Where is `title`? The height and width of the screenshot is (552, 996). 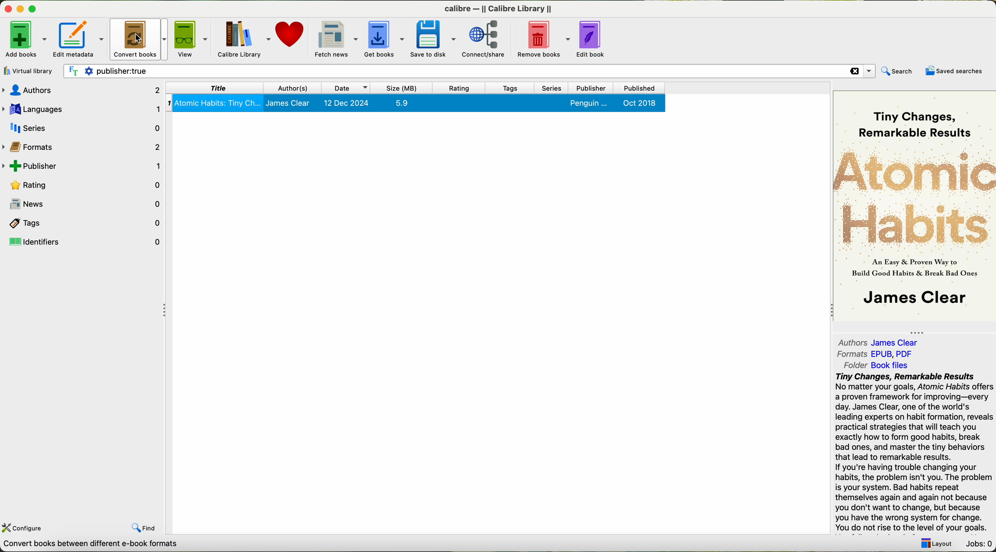 title is located at coordinates (213, 88).